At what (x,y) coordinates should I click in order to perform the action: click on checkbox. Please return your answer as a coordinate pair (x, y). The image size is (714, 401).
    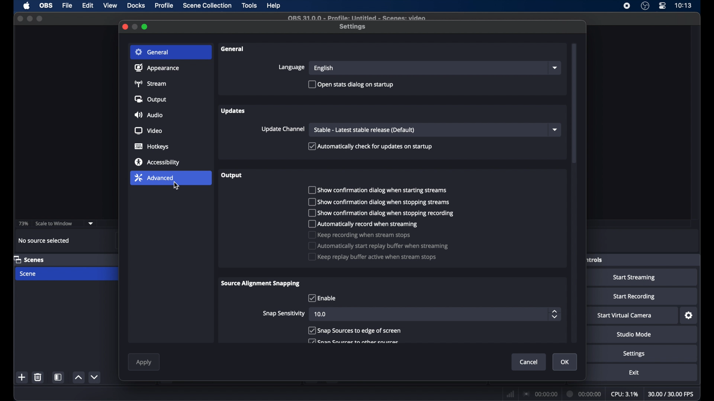
    Looking at the image, I should click on (363, 224).